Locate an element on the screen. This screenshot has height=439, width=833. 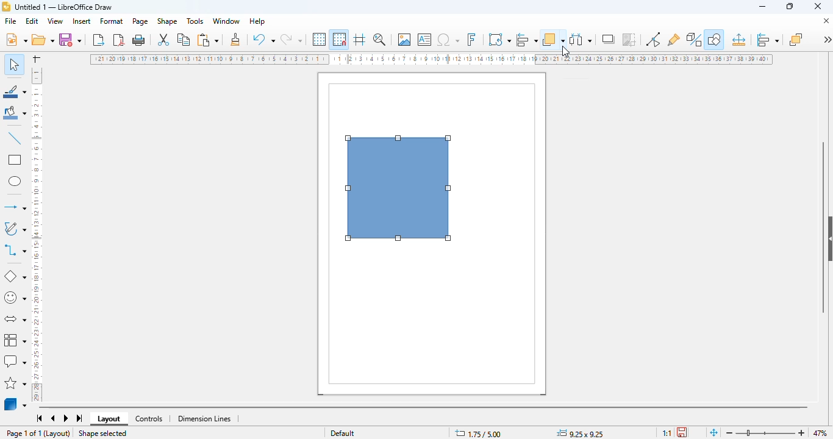
select at least three objects to distribute is located at coordinates (581, 39).